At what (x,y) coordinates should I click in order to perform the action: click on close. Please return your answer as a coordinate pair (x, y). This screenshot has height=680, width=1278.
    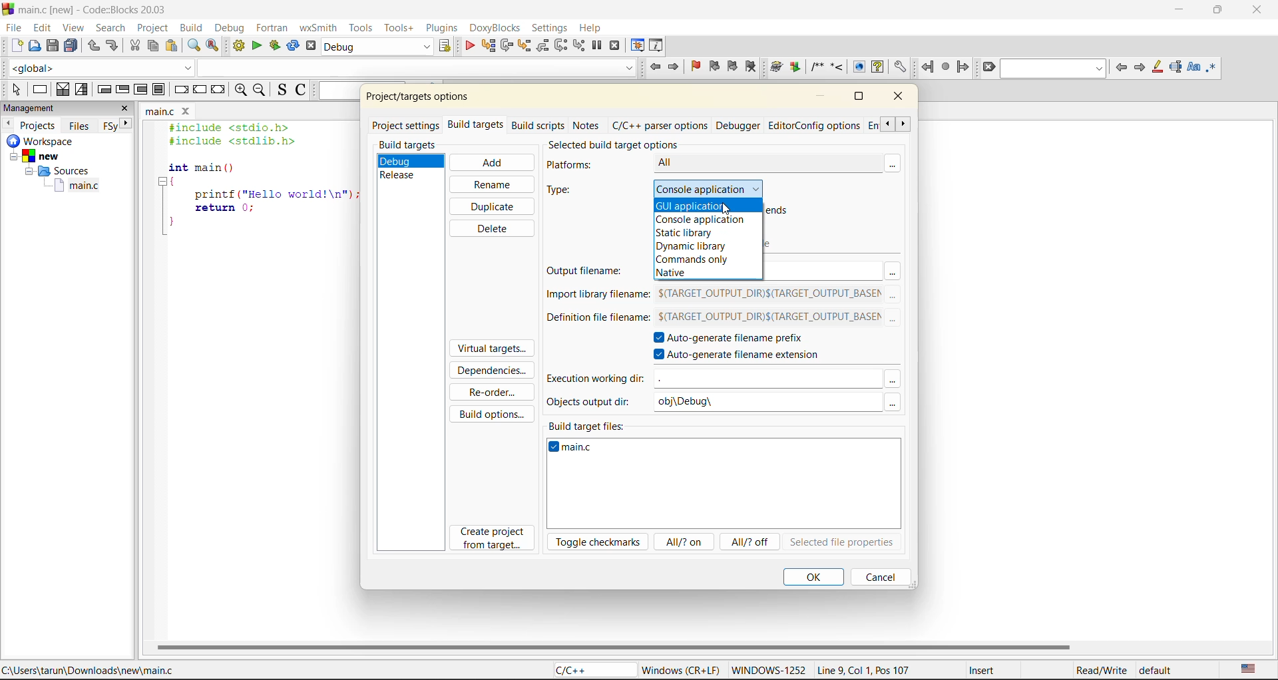
    Looking at the image, I should click on (899, 96).